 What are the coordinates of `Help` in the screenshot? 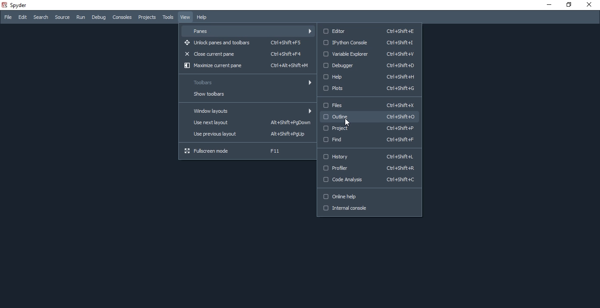 It's located at (204, 17).